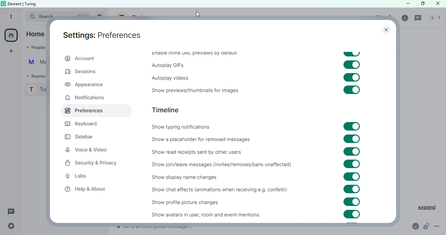 This screenshot has height=235, width=446. I want to click on Toggle, so click(352, 90).